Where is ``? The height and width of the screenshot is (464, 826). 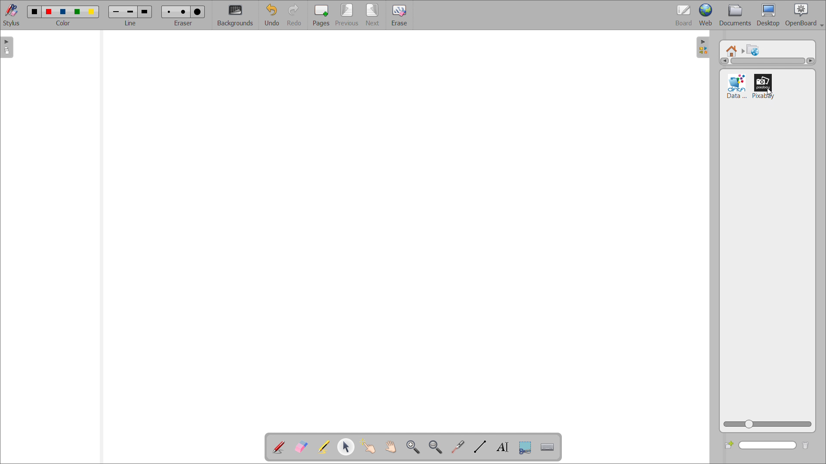  is located at coordinates (525, 448).